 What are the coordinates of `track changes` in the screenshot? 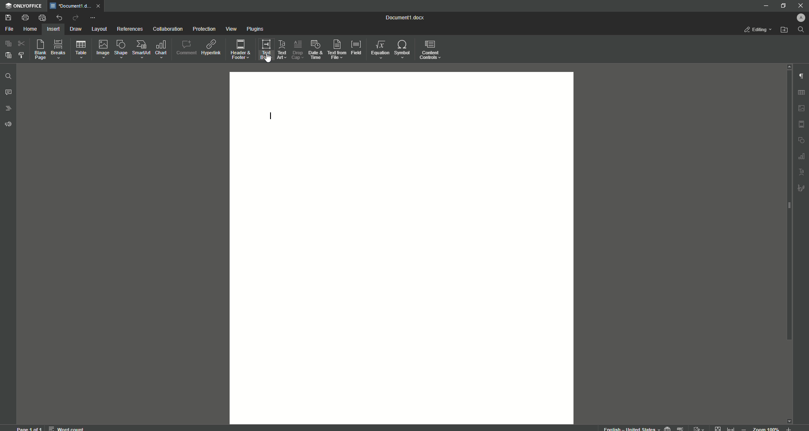 It's located at (699, 428).